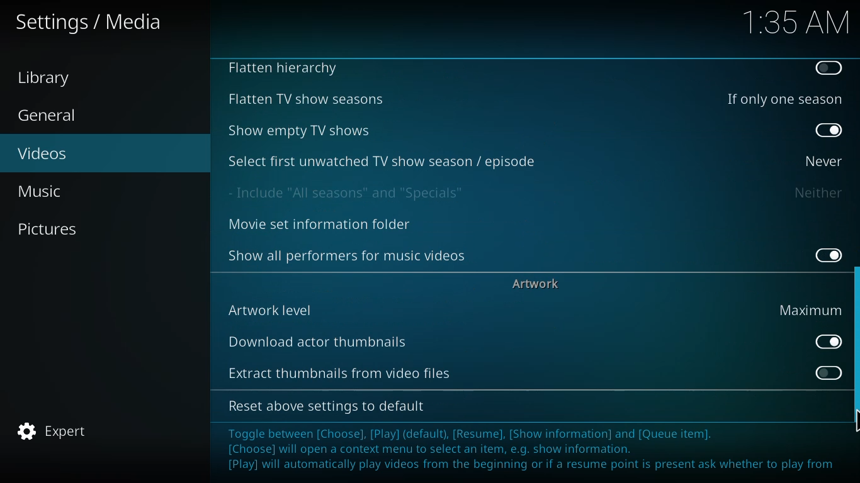  I want to click on DRAG_TO Cursor, so click(854, 421).